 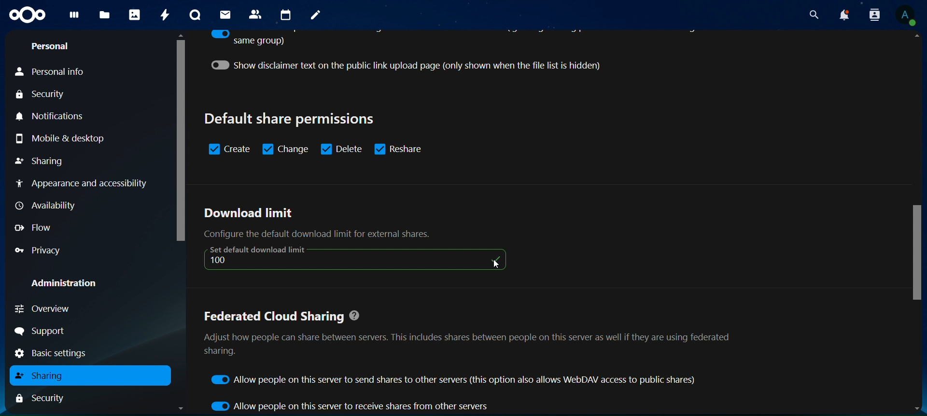 What do you see at coordinates (49, 206) in the screenshot?
I see `availability` at bounding box center [49, 206].